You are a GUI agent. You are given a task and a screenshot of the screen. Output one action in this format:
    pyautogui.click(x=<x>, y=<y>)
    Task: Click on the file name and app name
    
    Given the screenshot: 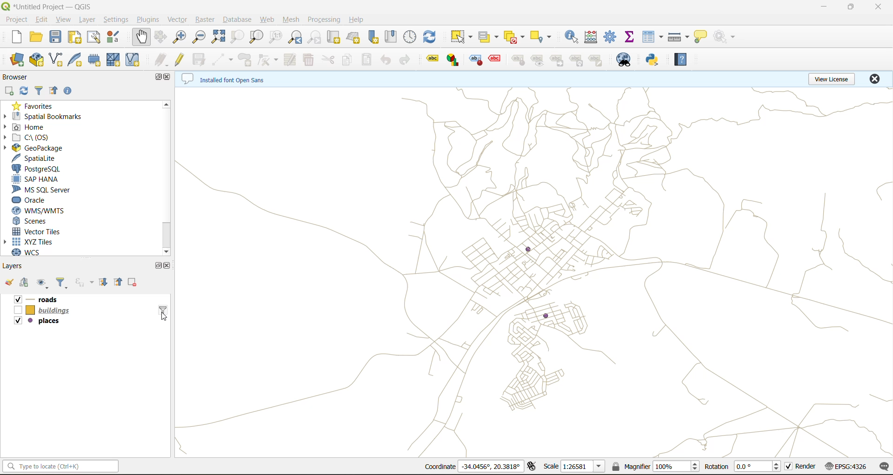 What is the action you would take?
    pyautogui.click(x=51, y=6)
    